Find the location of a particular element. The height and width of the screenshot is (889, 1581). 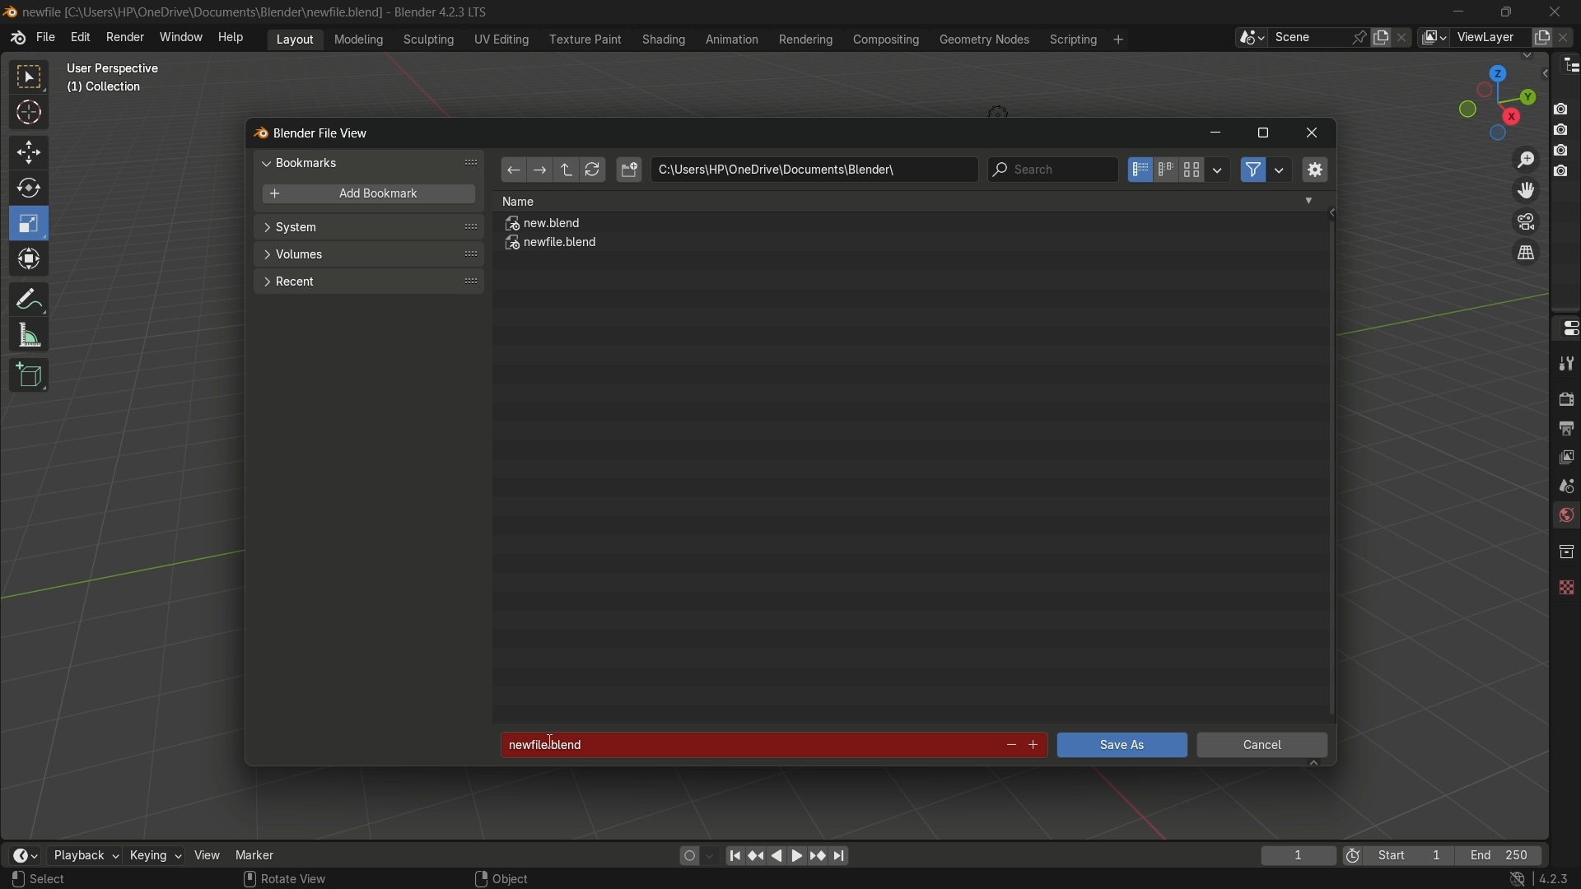

Object is located at coordinates (521, 874).